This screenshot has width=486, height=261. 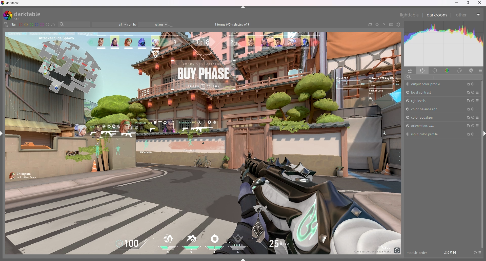 What do you see at coordinates (410, 15) in the screenshot?
I see `lighttable` at bounding box center [410, 15].